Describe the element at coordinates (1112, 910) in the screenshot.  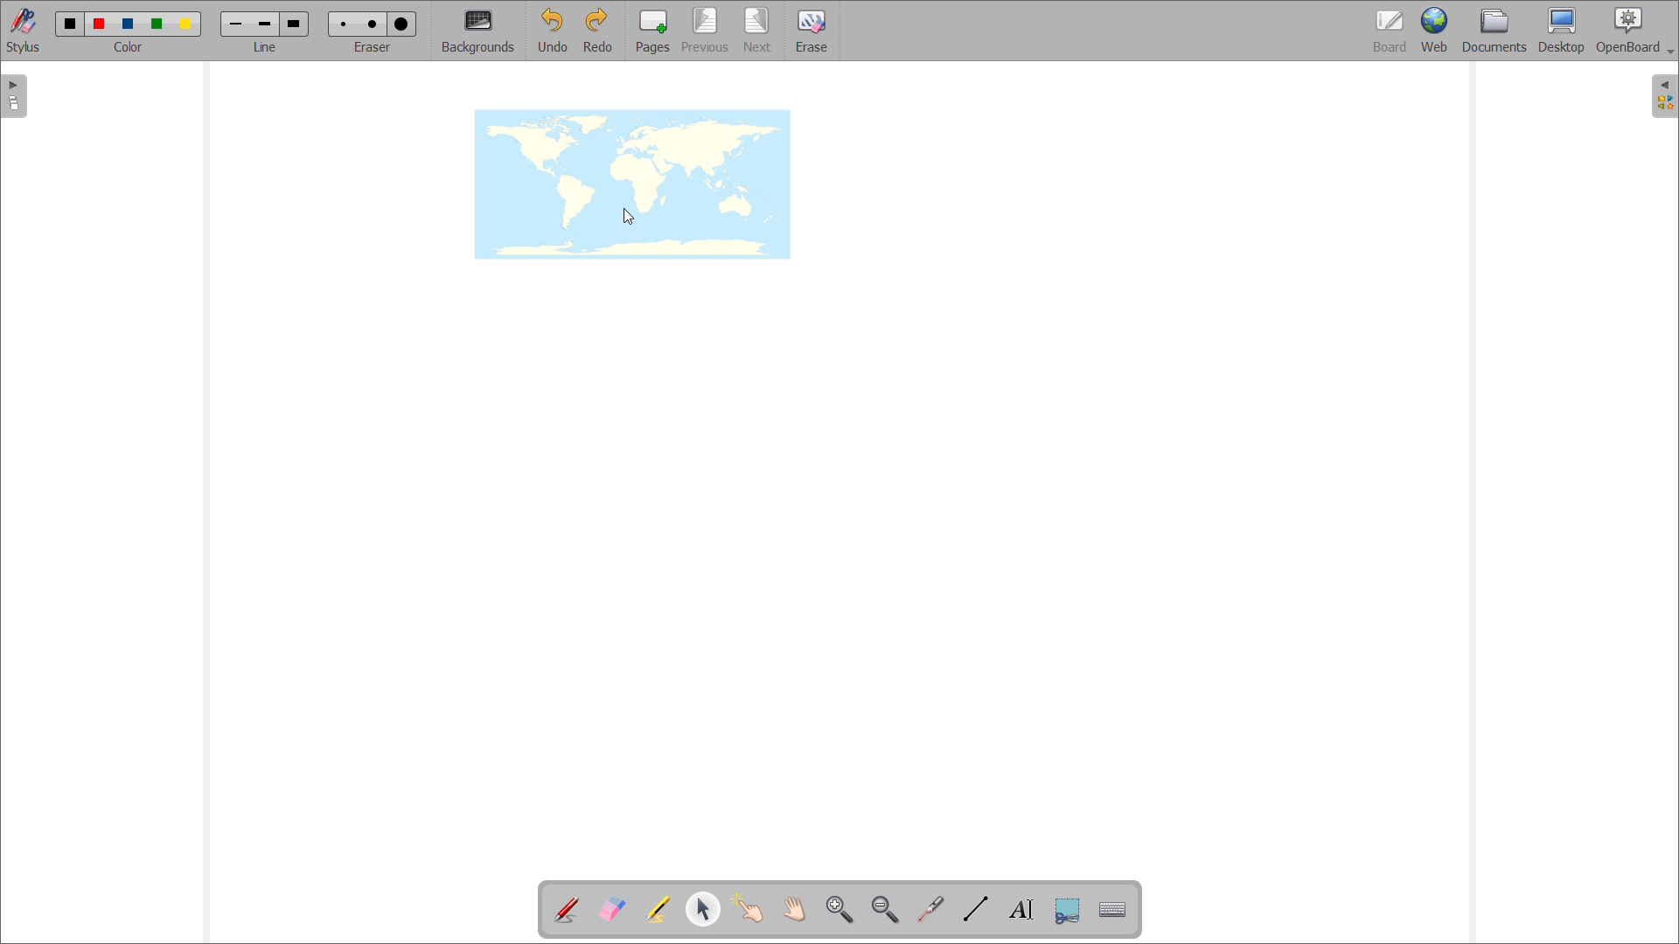
I see `virtual keyboard` at that location.